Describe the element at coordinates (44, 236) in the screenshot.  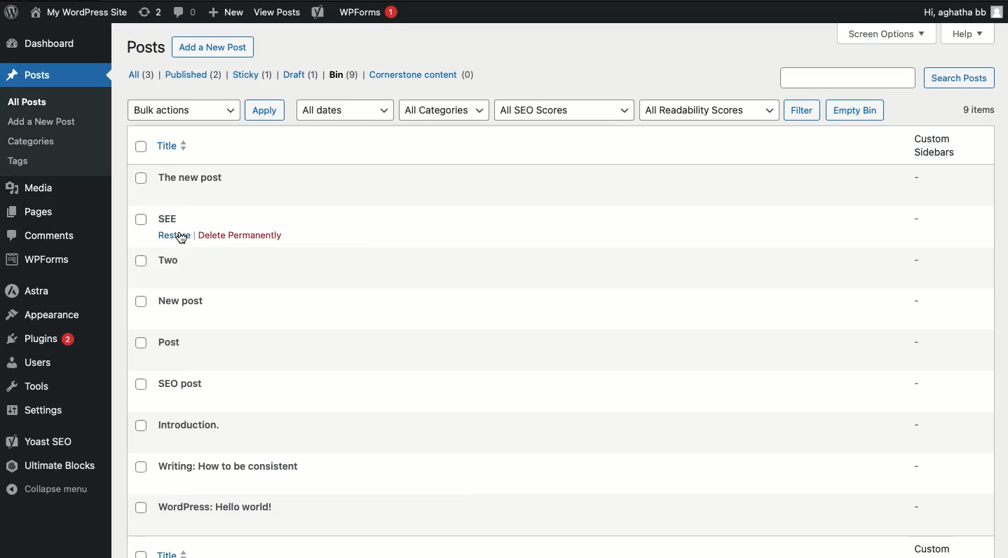
I see `Comments` at that location.